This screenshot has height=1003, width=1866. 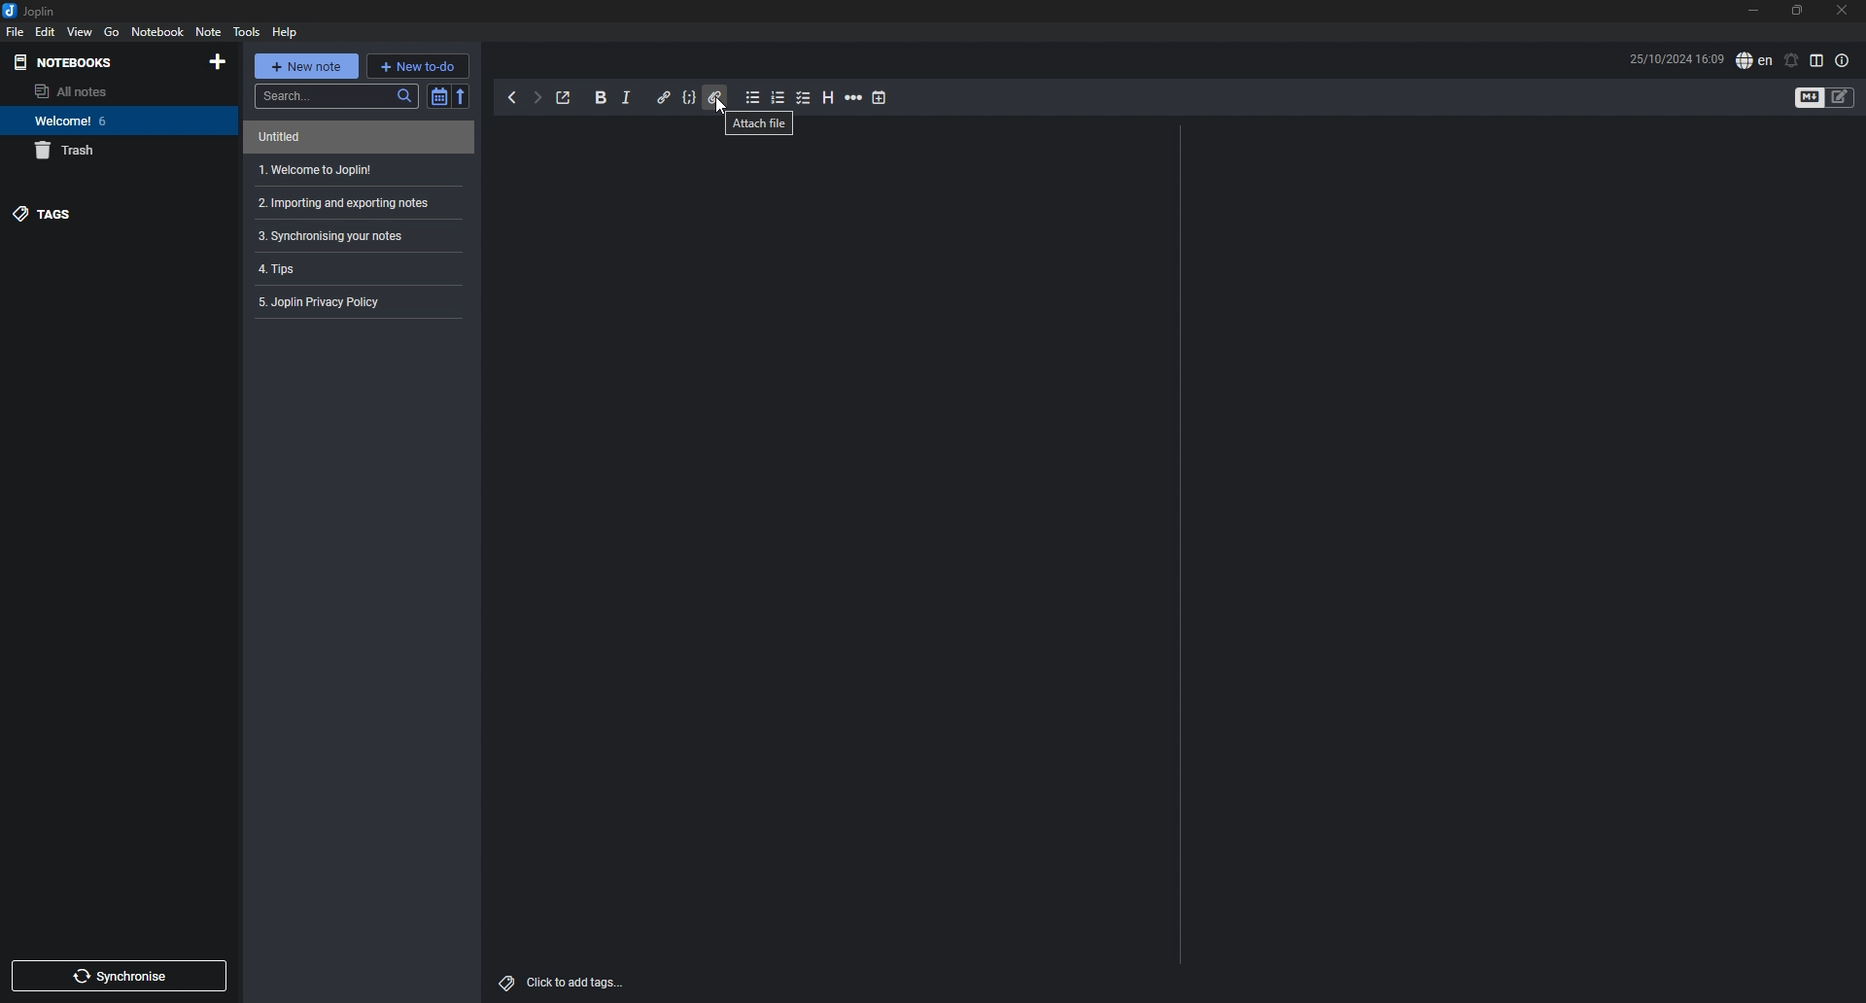 What do you see at coordinates (110, 215) in the screenshot?
I see `tags` at bounding box center [110, 215].